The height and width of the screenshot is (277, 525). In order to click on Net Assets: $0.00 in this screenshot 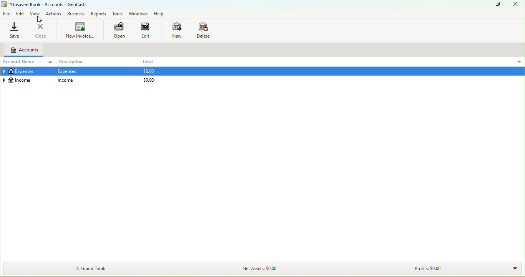, I will do `click(262, 269)`.